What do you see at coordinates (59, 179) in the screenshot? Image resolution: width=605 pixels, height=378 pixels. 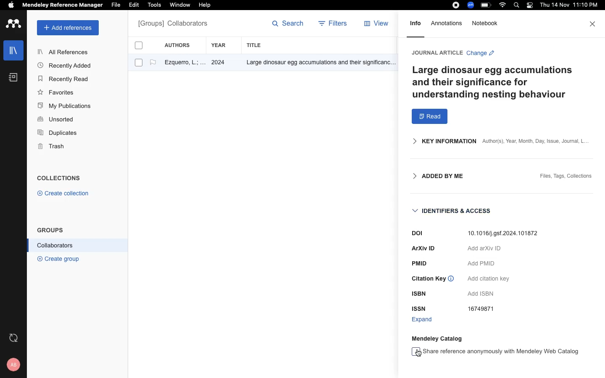 I see `COLLECTIONS` at bounding box center [59, 179].